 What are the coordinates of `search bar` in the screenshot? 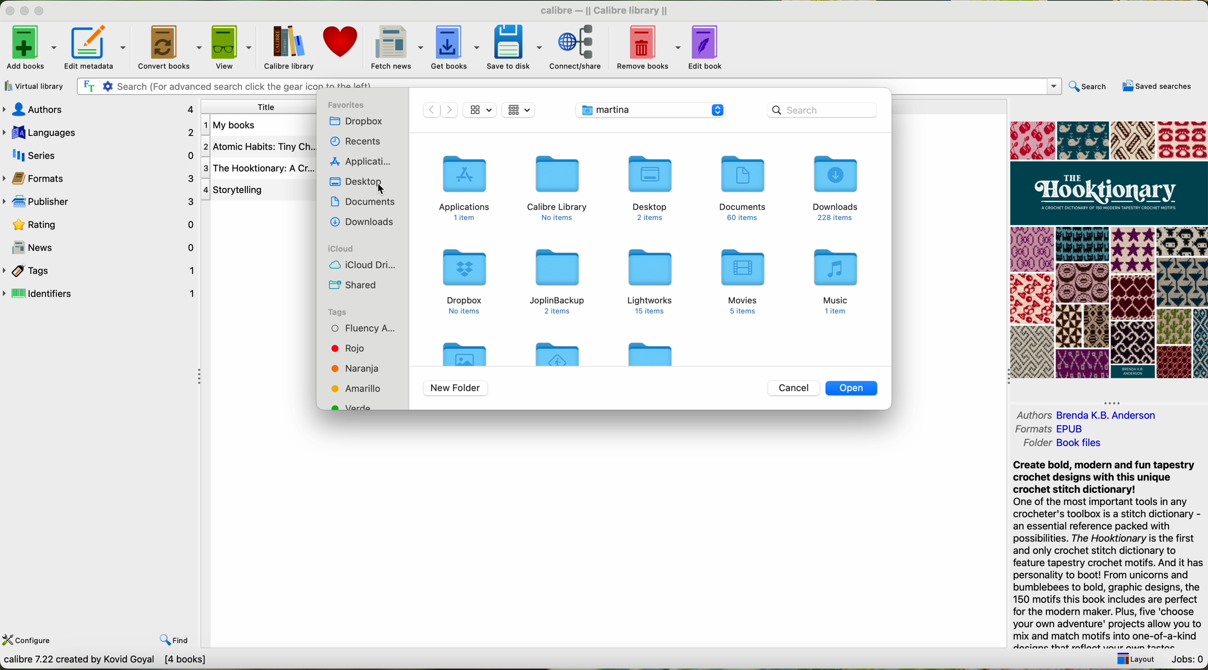 It's located at (822, 110).